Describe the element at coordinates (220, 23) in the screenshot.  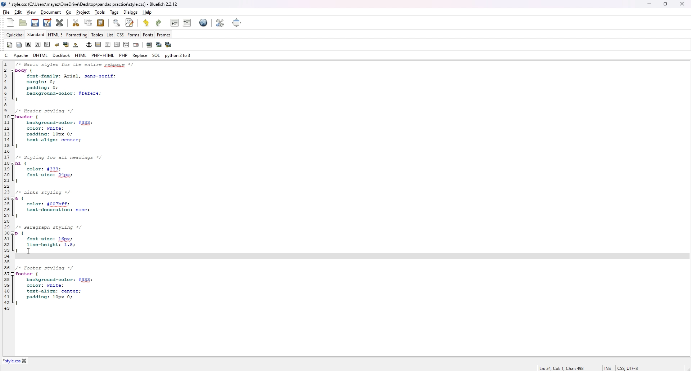
I see `edit preference` at that location.